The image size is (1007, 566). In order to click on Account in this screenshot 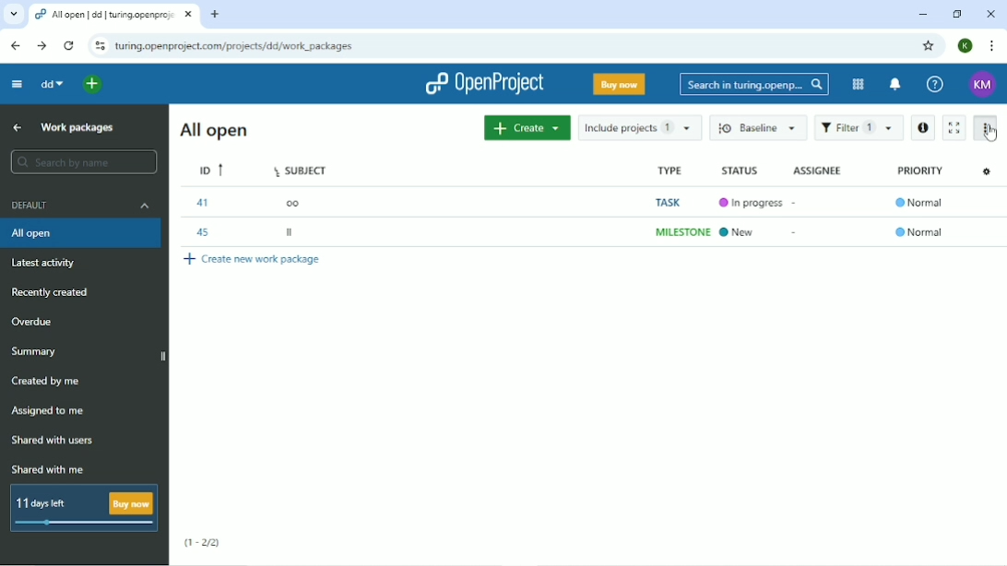, I will do `click(980, 83)`.